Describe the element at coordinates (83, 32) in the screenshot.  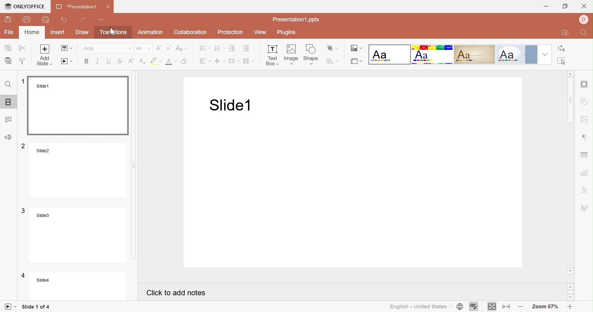
I see `Draw` at that location.